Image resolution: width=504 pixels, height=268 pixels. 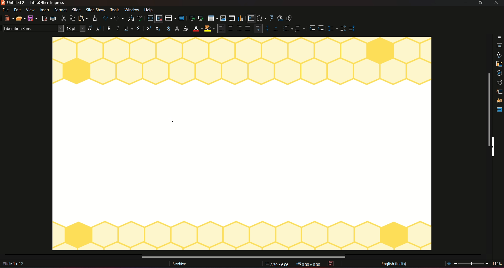 What do you see at coordinates (499, 90) in the screenshot?
I see `animation` at bounding box center [499, 90].